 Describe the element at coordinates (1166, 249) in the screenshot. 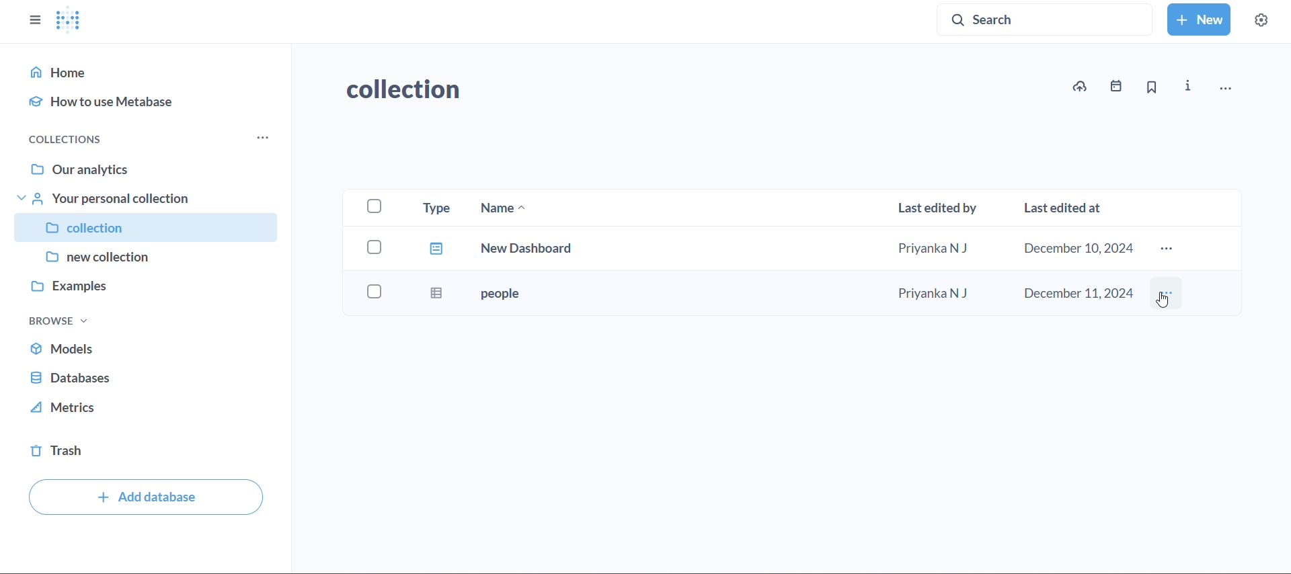

I see `more` at that location.